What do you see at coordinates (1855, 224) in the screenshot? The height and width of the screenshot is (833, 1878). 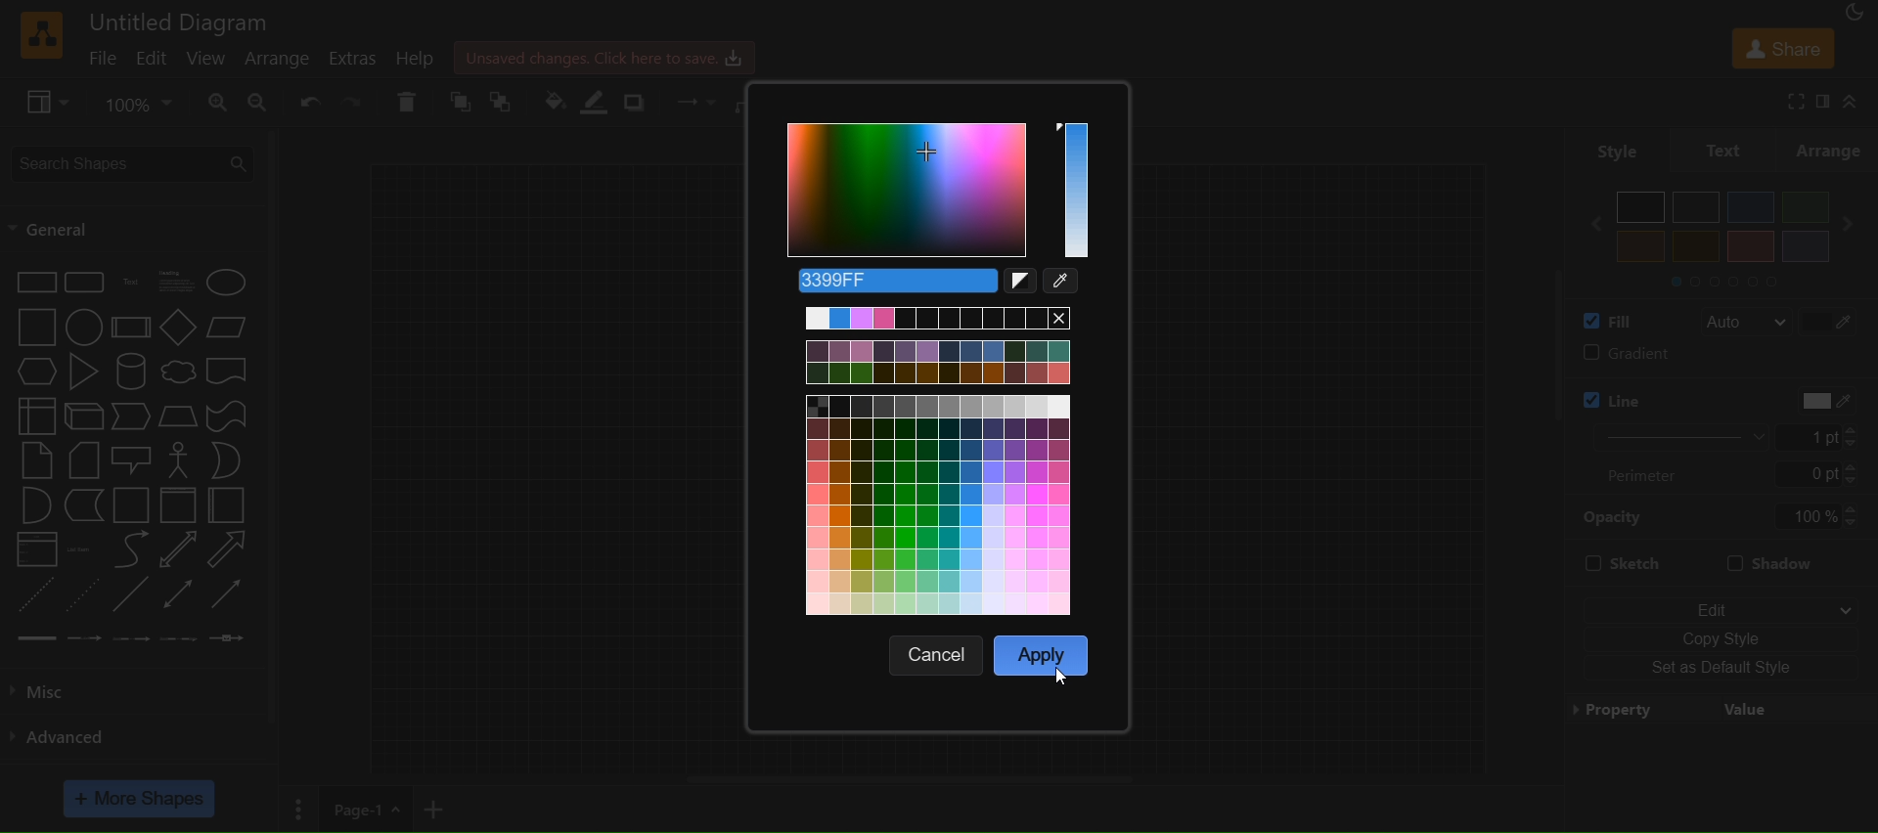 I see `next` at bounding box center [1855, 224].